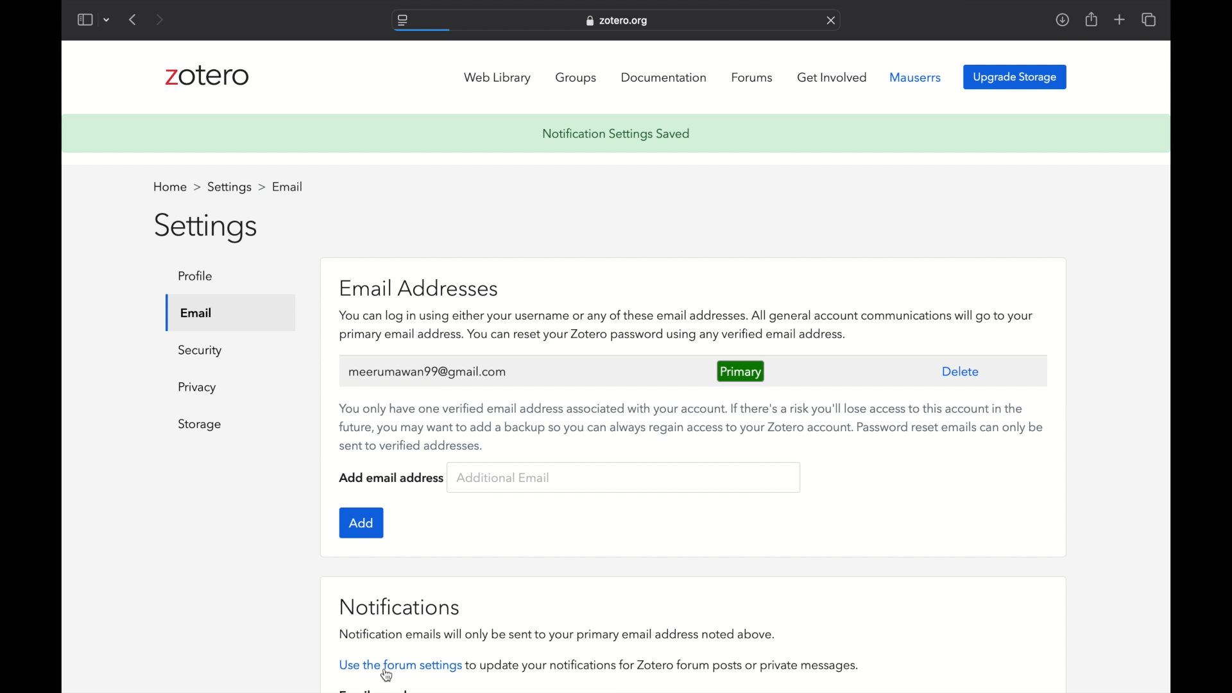 The image size is (1232, 693). Describe the element at coordinates (503, 477) in the screenshot. I see `additional email` at that location.